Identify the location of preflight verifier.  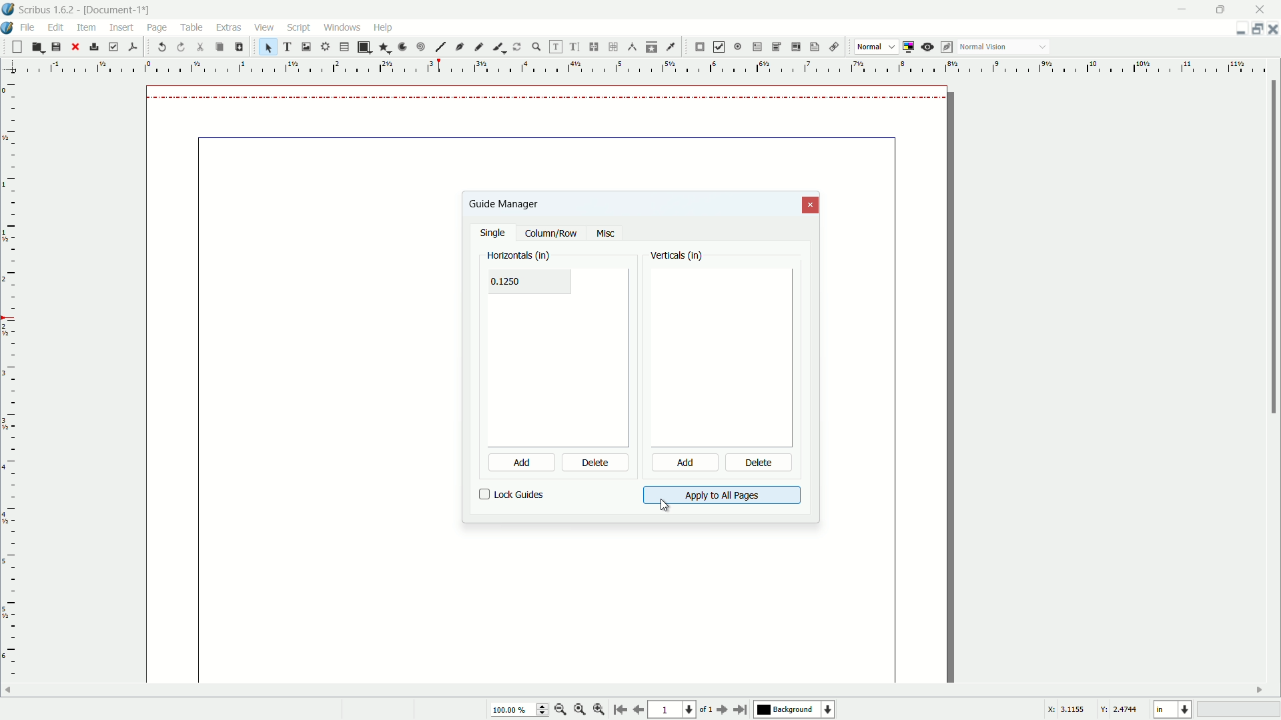
(113, 47).